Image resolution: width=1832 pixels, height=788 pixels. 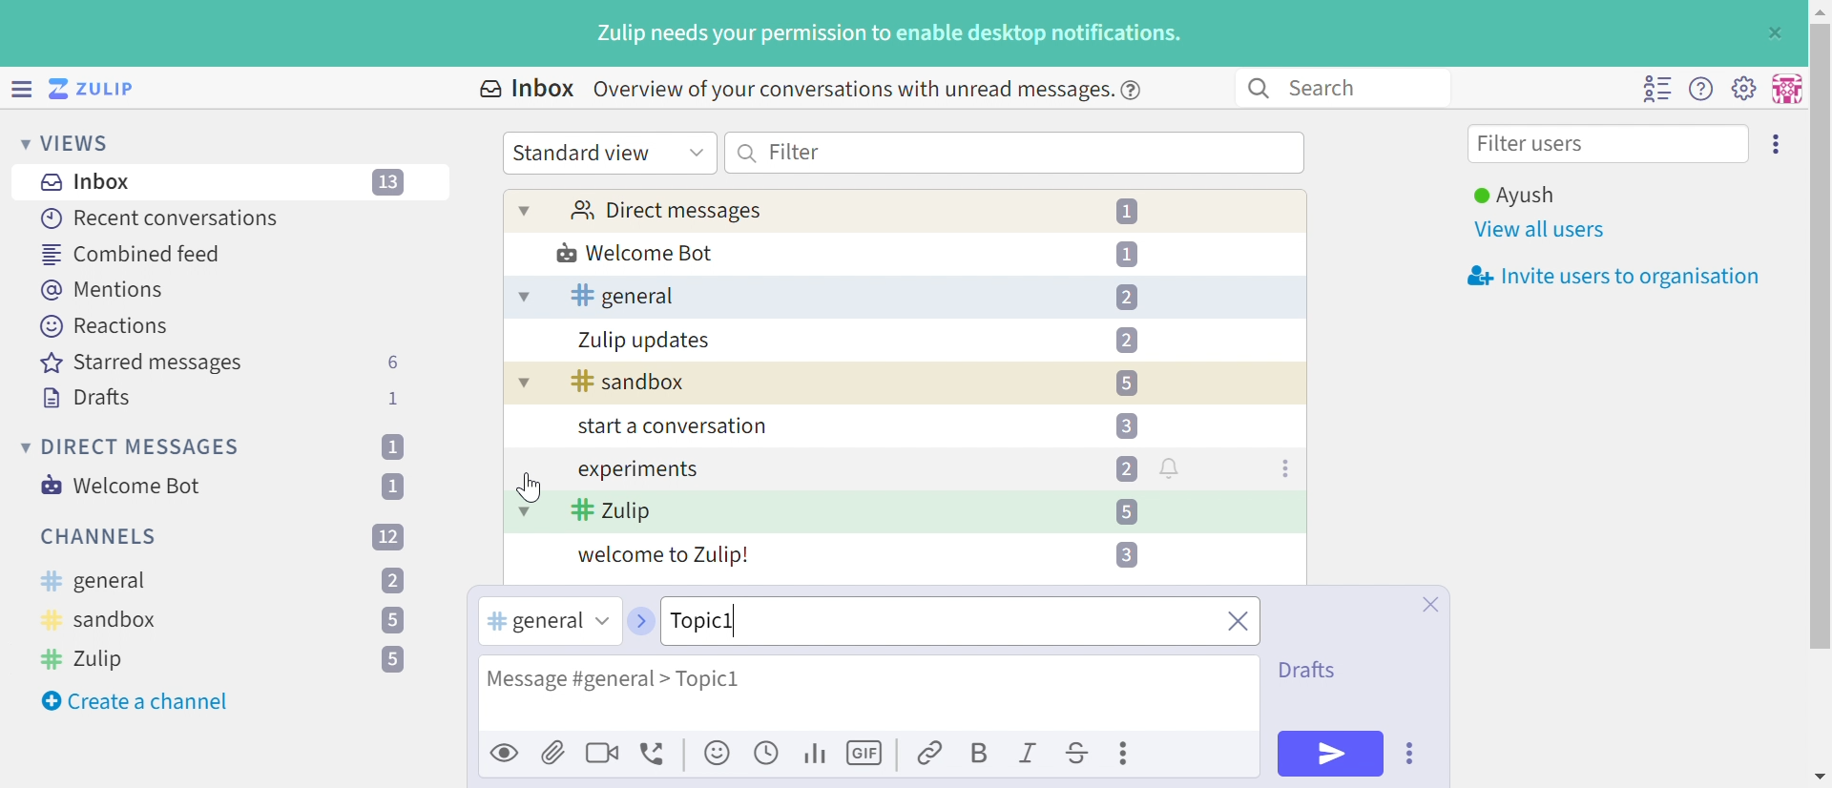 I want to click on Forward arrow, so click(x=639, y=621).